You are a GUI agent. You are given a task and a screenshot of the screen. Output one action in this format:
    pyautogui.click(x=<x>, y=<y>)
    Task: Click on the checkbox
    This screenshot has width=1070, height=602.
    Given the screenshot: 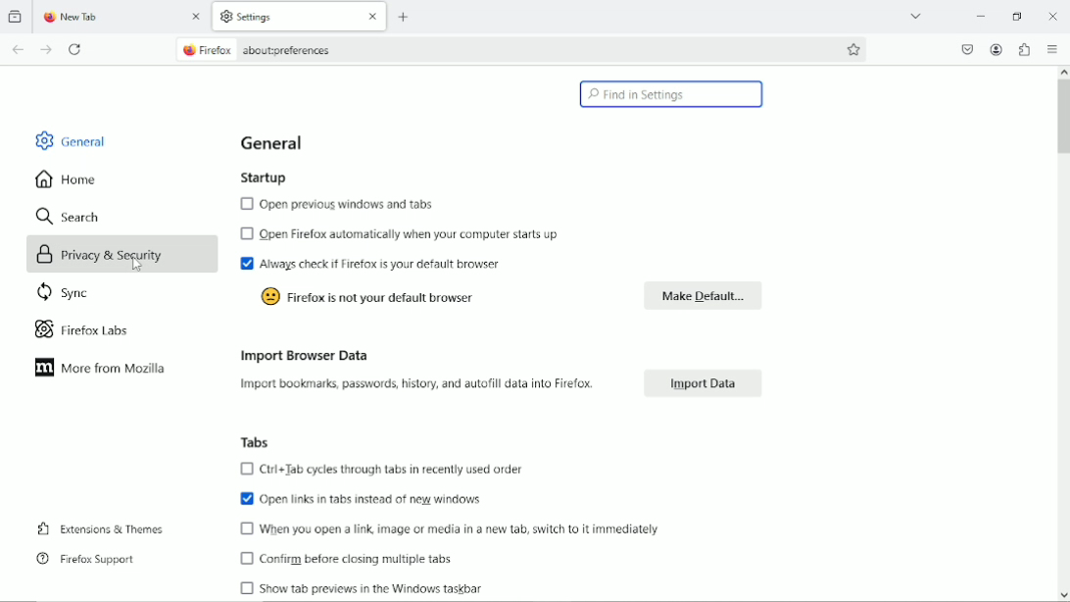 What is the action you would take?
    pyautogui.click(x=247, y=527)
    